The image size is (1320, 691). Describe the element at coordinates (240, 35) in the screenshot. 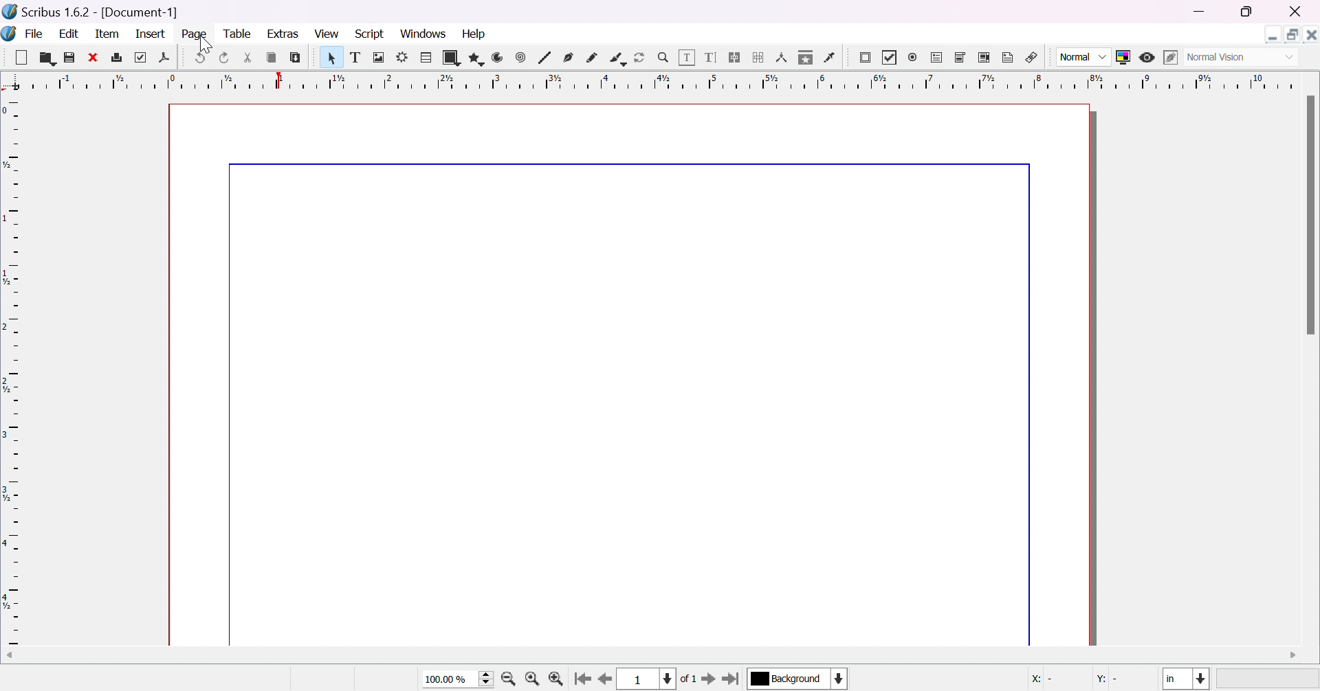

I see `table` at that location.